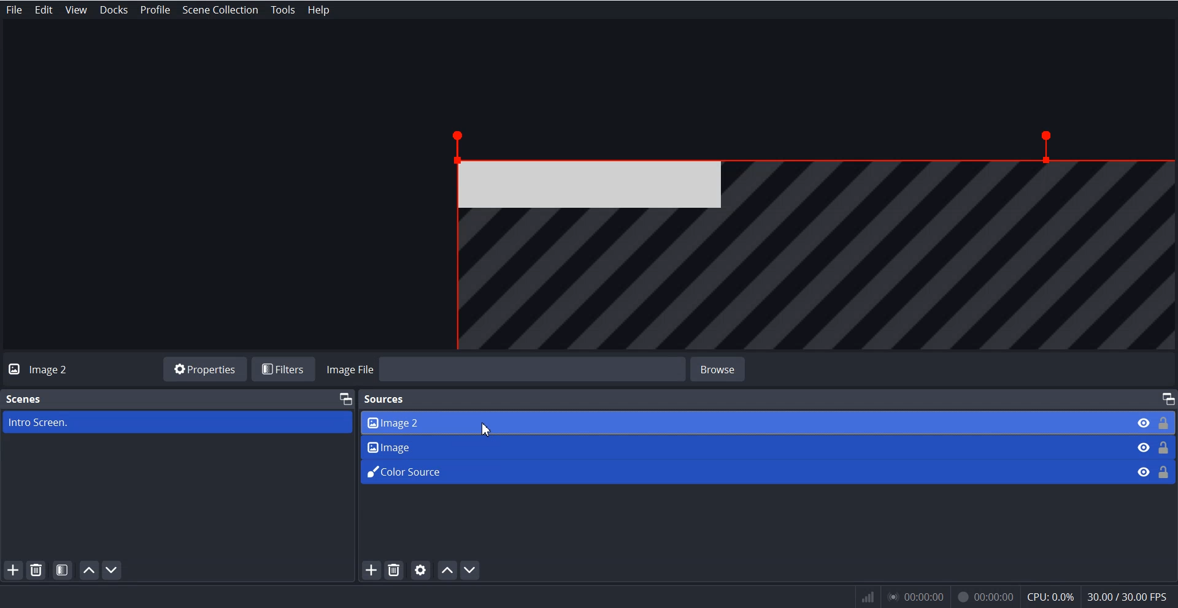  What do you see at coordinates (1165, 446) in the screenshot?
I see `Lock` at bounding box center [1165, 446].